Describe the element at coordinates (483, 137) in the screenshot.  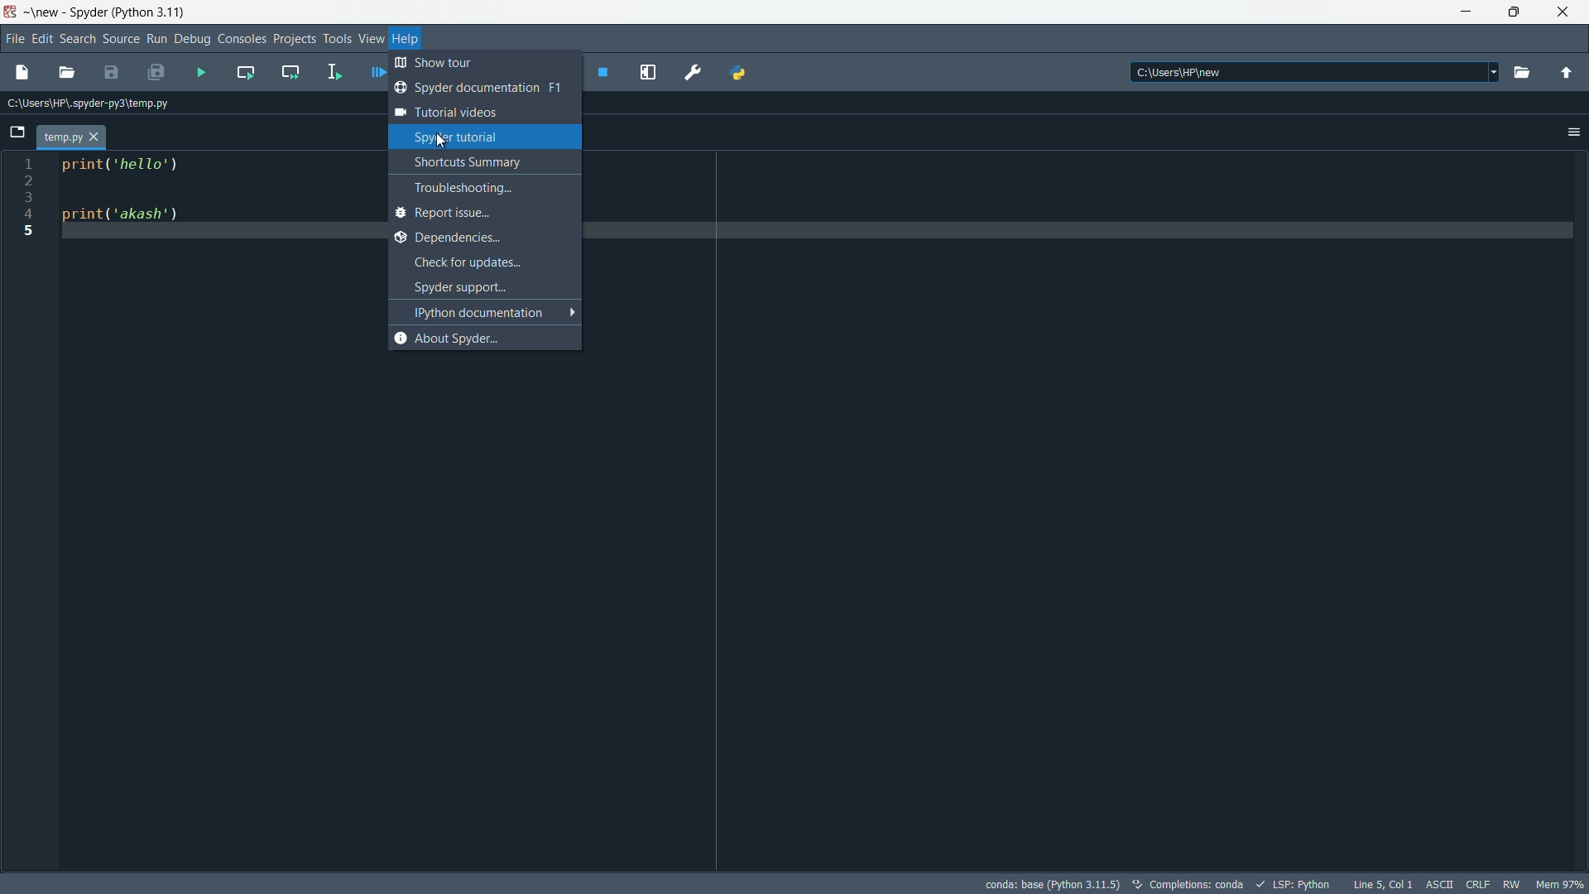
I see `spyder tutorial` at that location.